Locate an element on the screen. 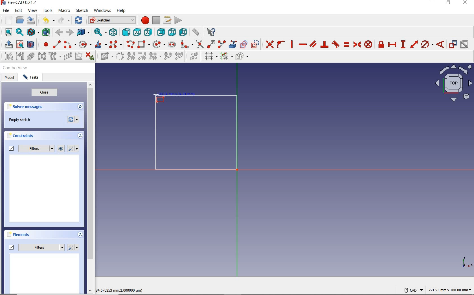  create point is located at coordinates (44, 44).